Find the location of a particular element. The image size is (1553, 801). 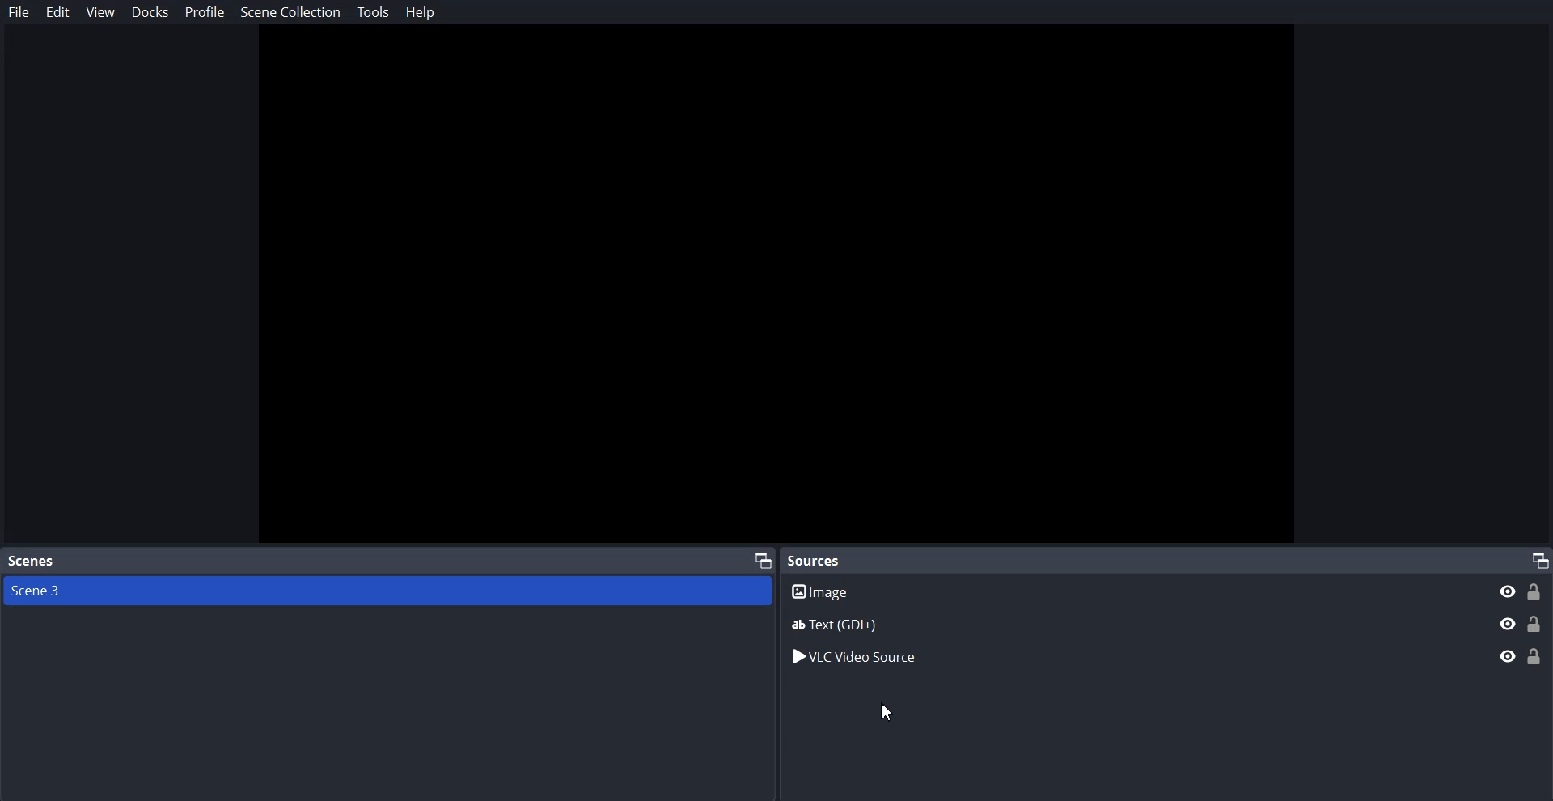

Maximize is located at coordinates (1540, 559).